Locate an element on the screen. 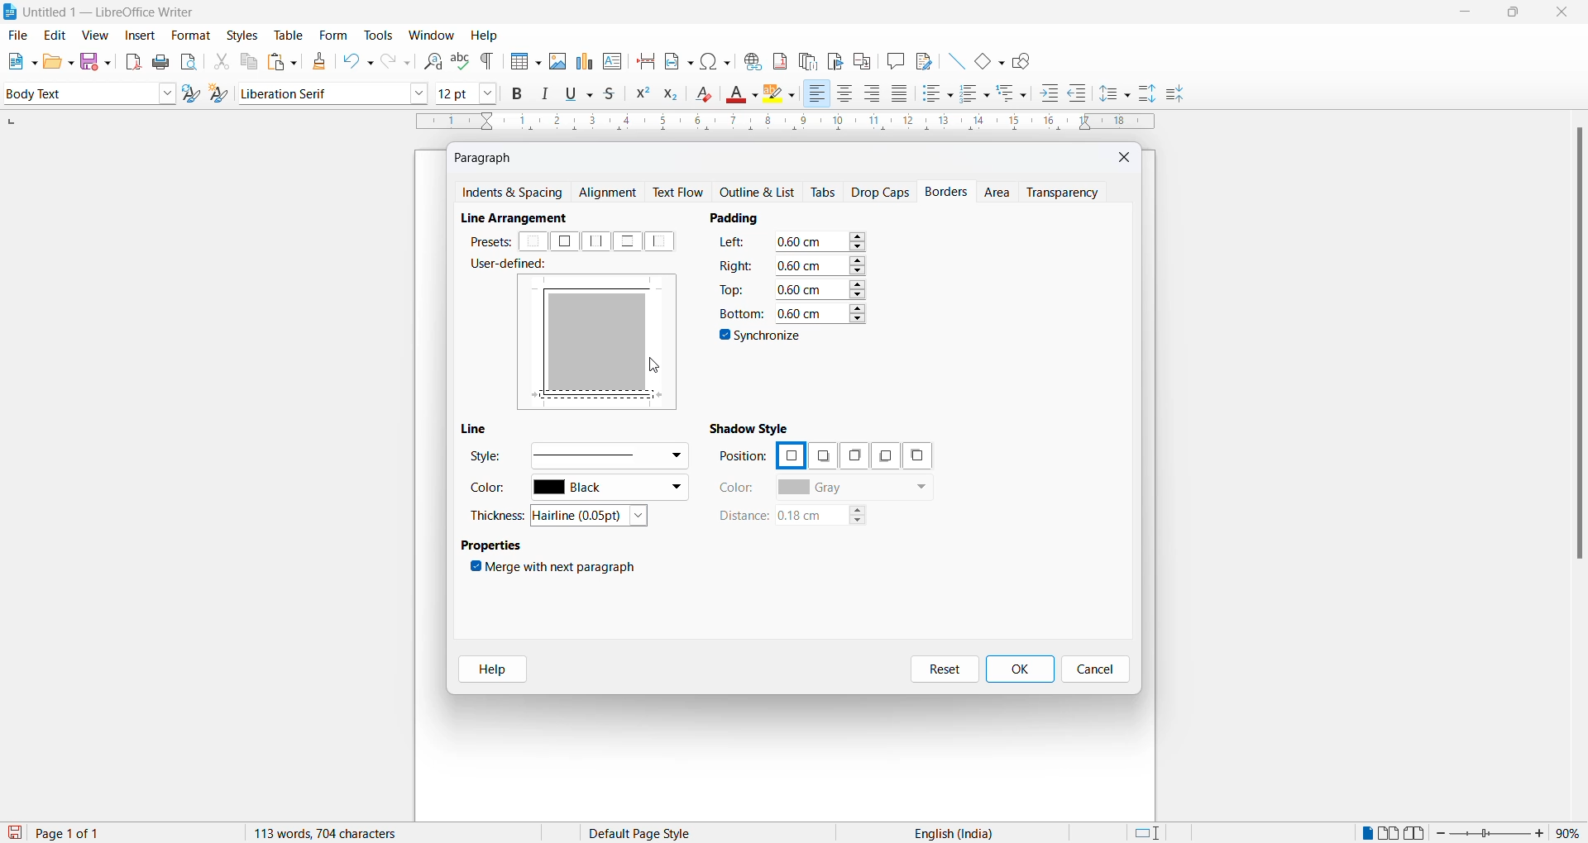 Image resolution: width=1588 pixels, height=843 pixels. file title is located at coordinates (100, 12).